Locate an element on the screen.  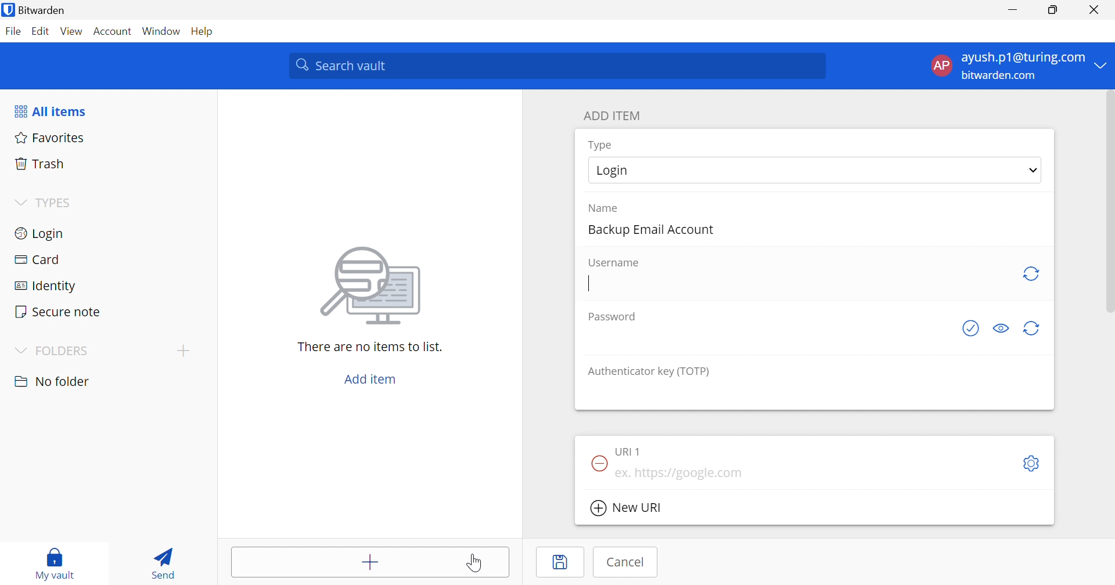
Add folder is located at coordinates (184, 352).